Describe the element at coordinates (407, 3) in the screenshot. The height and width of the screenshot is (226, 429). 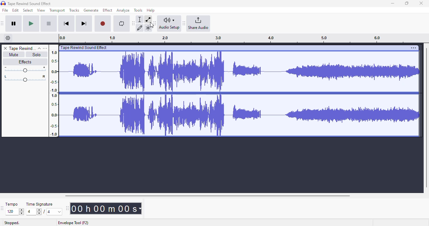
I see `maximize` at that location.